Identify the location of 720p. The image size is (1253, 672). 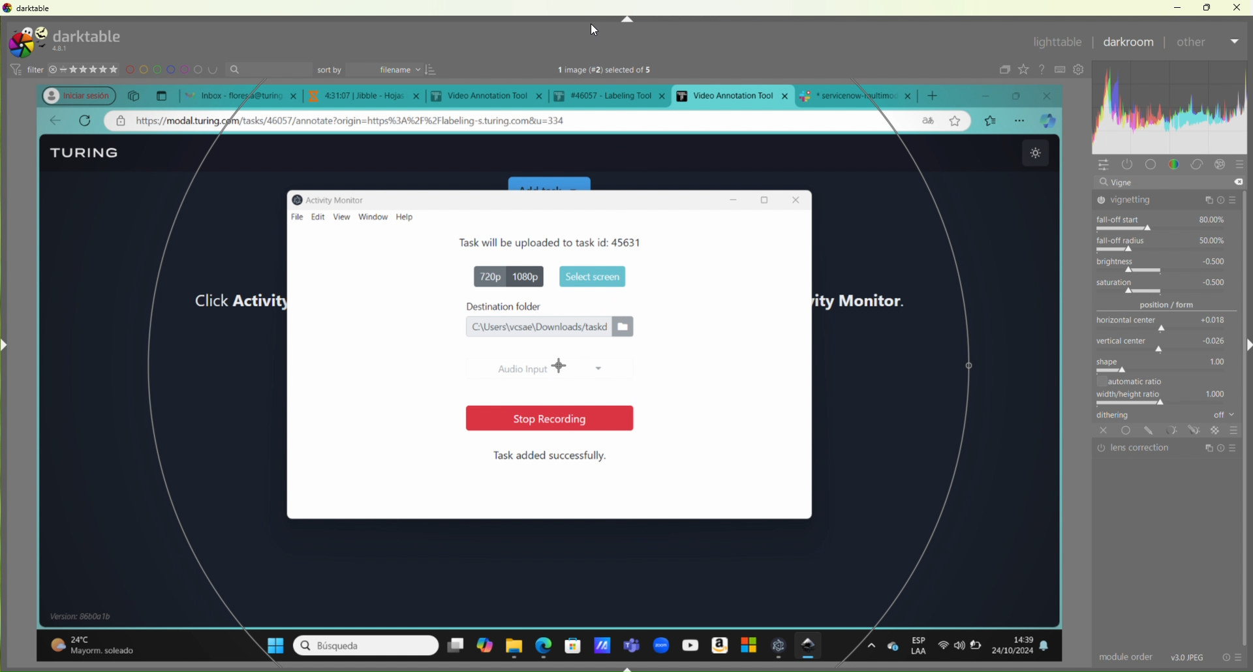
(484, 275).